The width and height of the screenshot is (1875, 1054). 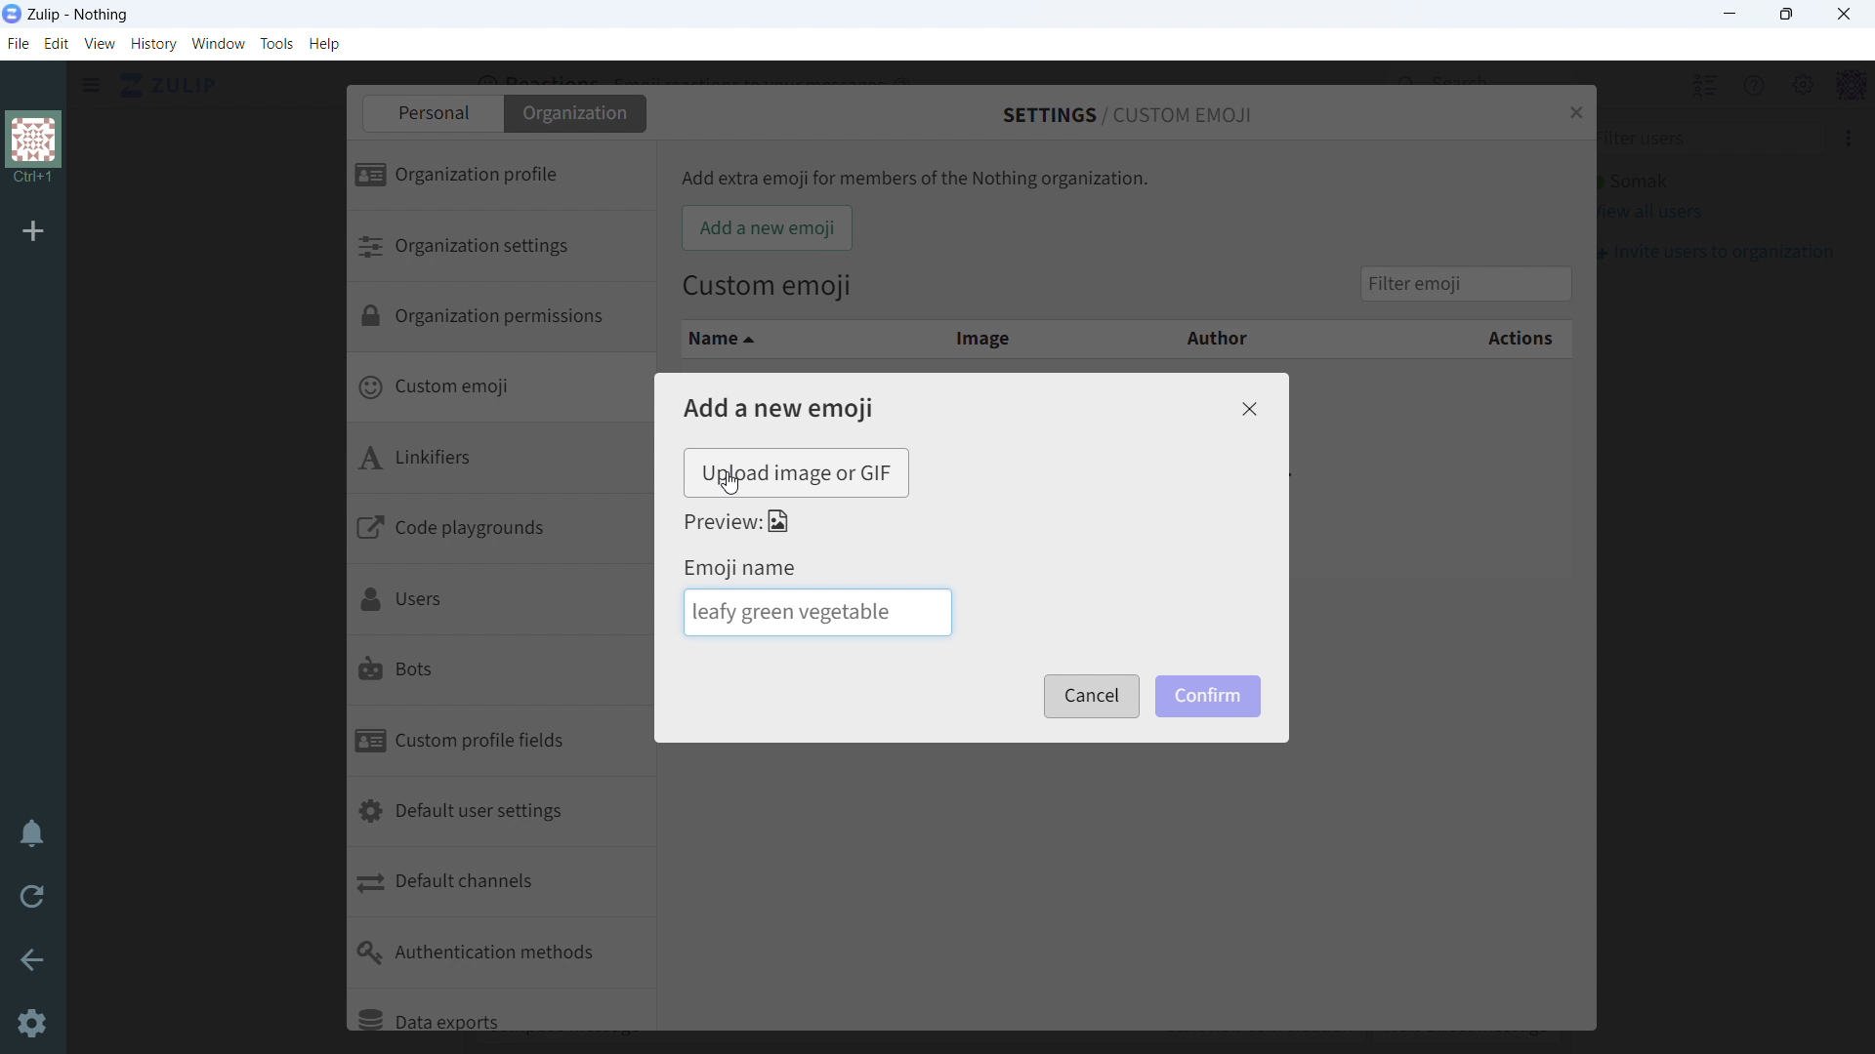 I want to click on authentication methods, so click(x=501, y=953).